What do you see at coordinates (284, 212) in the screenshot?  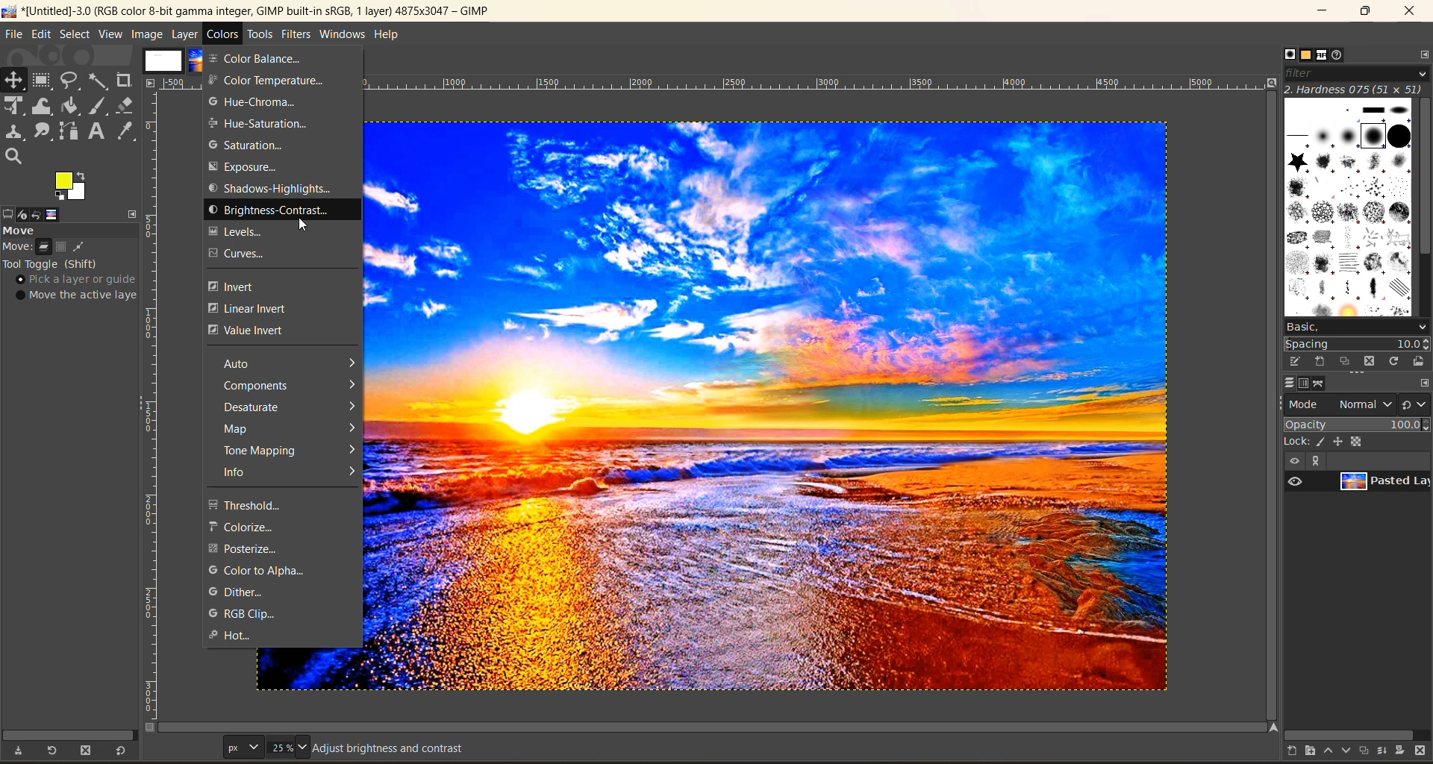 I see `brightness contrast` at bounding box center [284, 212].